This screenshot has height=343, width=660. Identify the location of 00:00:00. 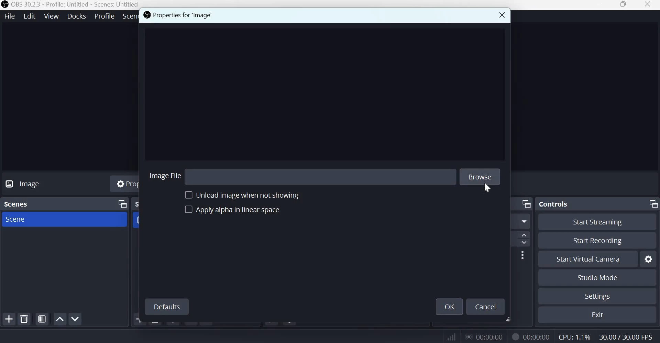
(537, 337).